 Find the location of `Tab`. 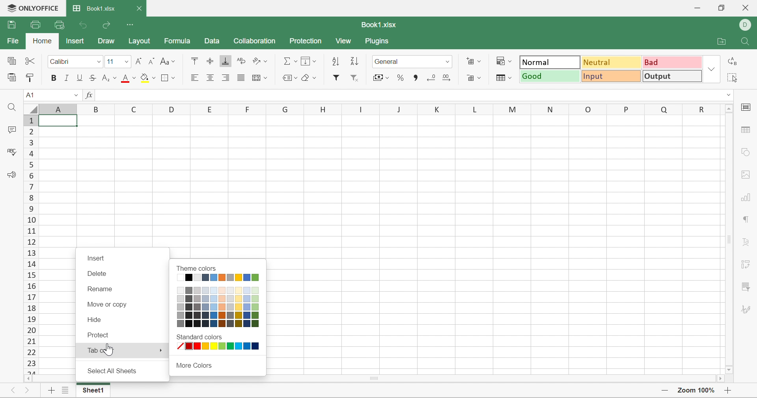

Tab is located at coordinates (89, 350).